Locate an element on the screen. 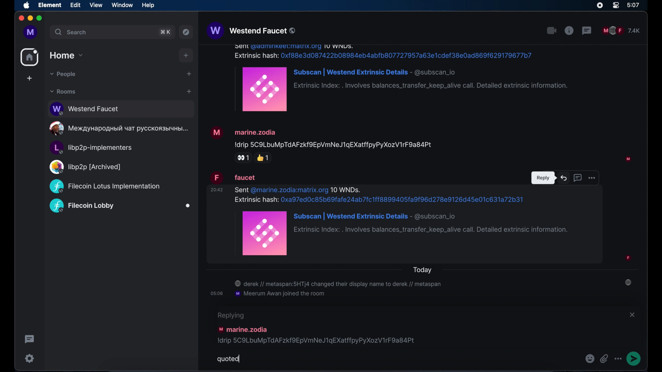 Image resolution: width=662 pixels, height=372 pixels. public room is located at coordinates (120, 128).